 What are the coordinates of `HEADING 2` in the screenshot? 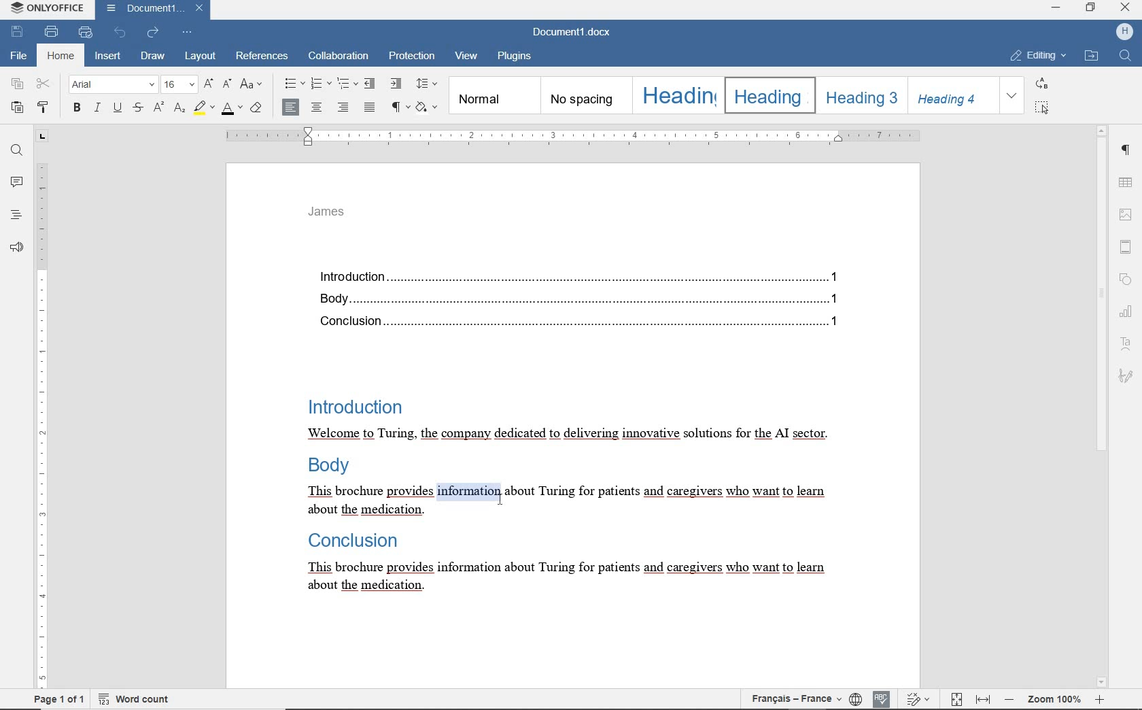 It's located at (768, 95).